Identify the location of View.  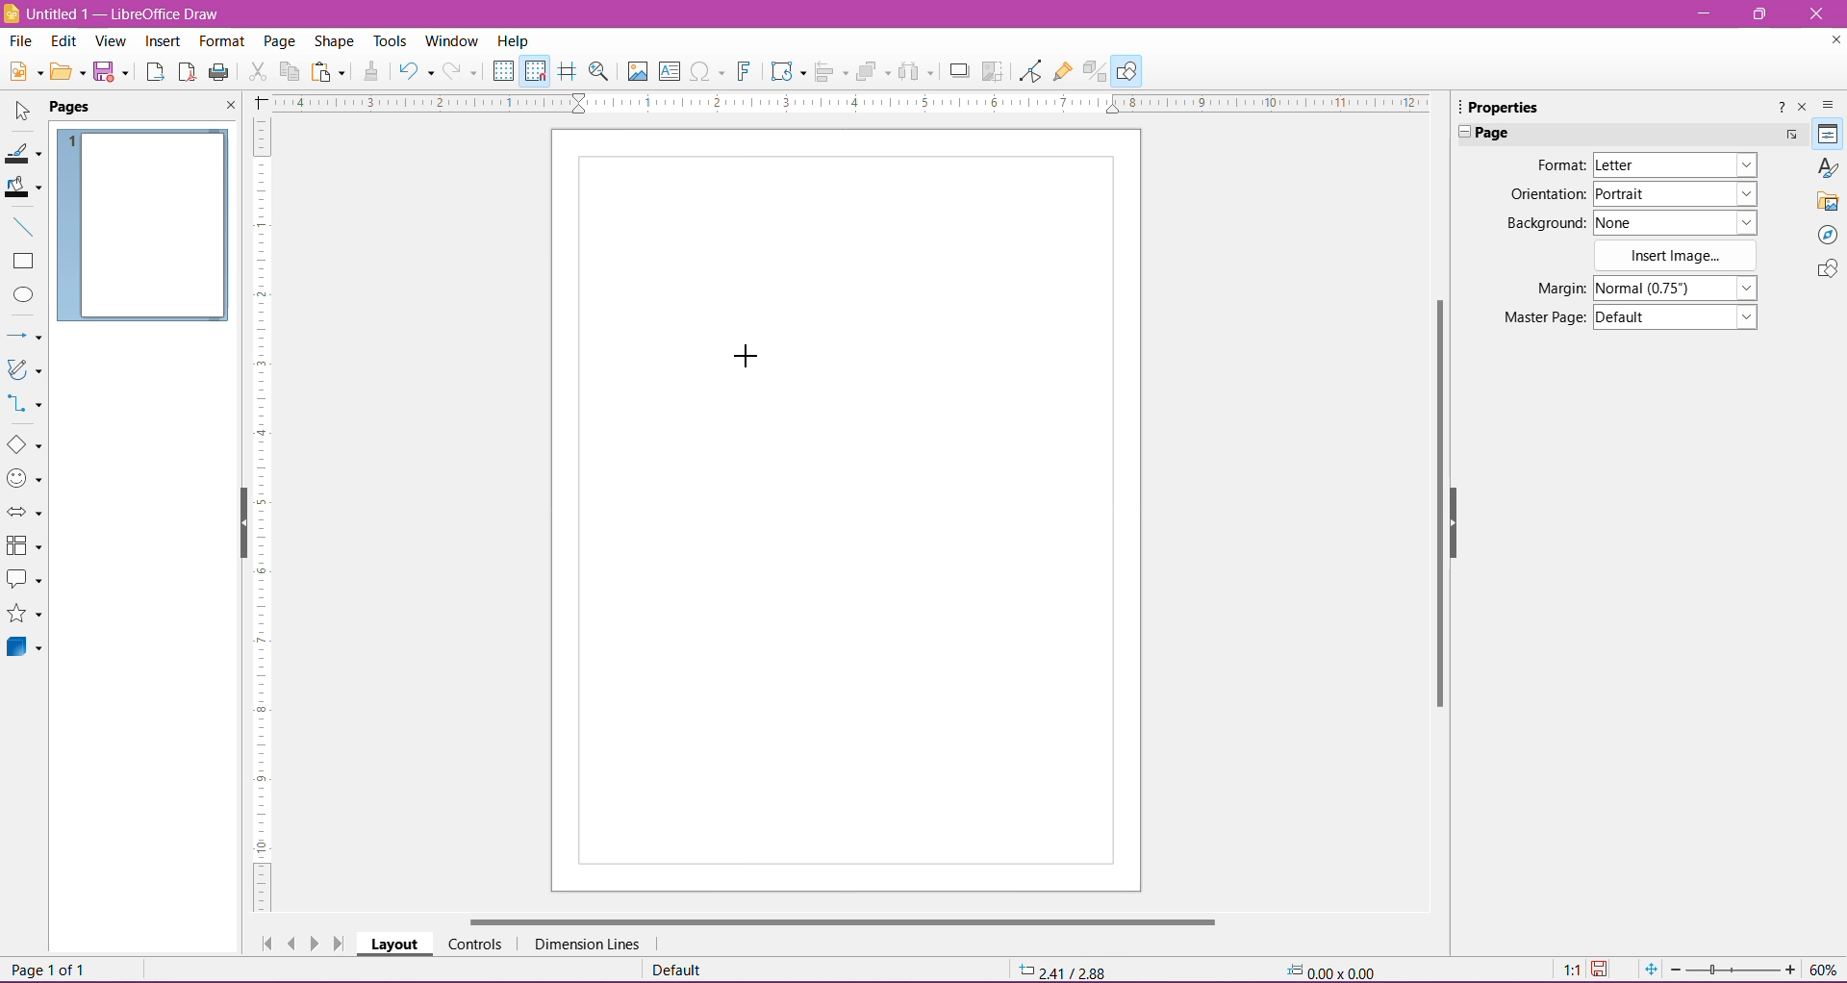
(112, 43).